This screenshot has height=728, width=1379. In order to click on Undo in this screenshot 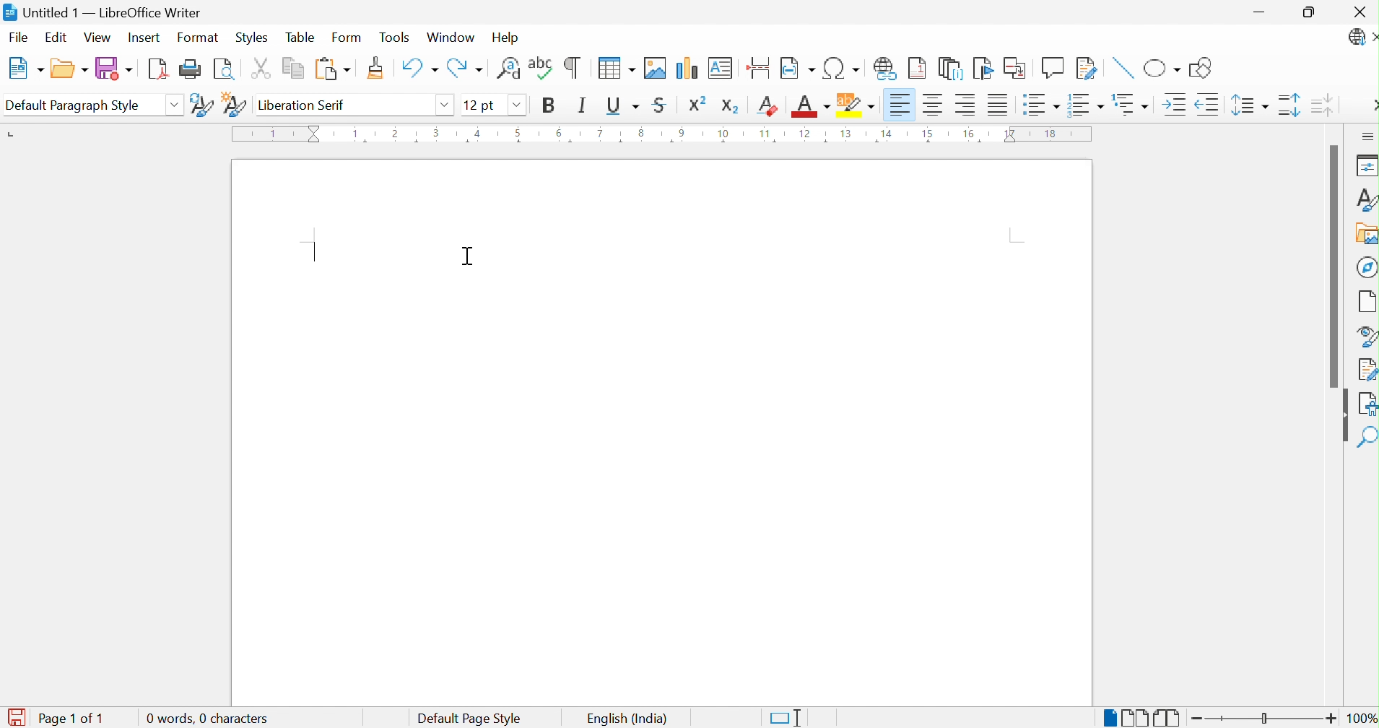, I will do `click(419, 69)`.